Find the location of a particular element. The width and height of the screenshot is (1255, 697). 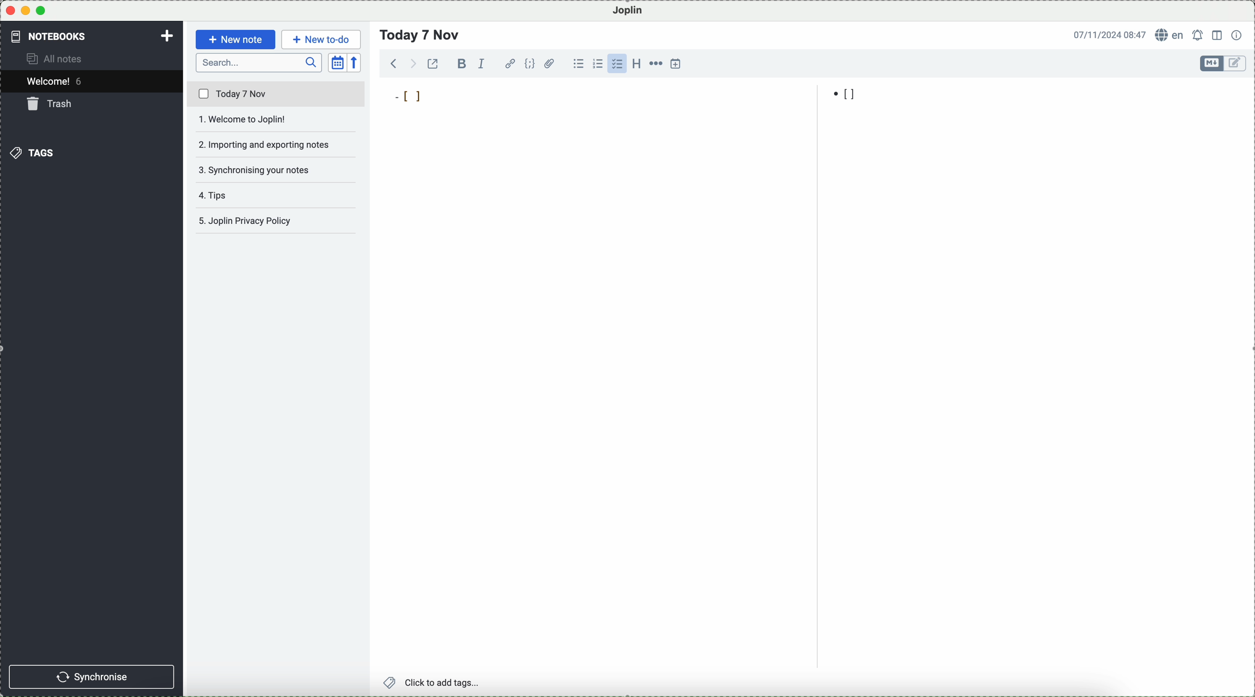

horizontal rule is located at coordinates (655, 64).